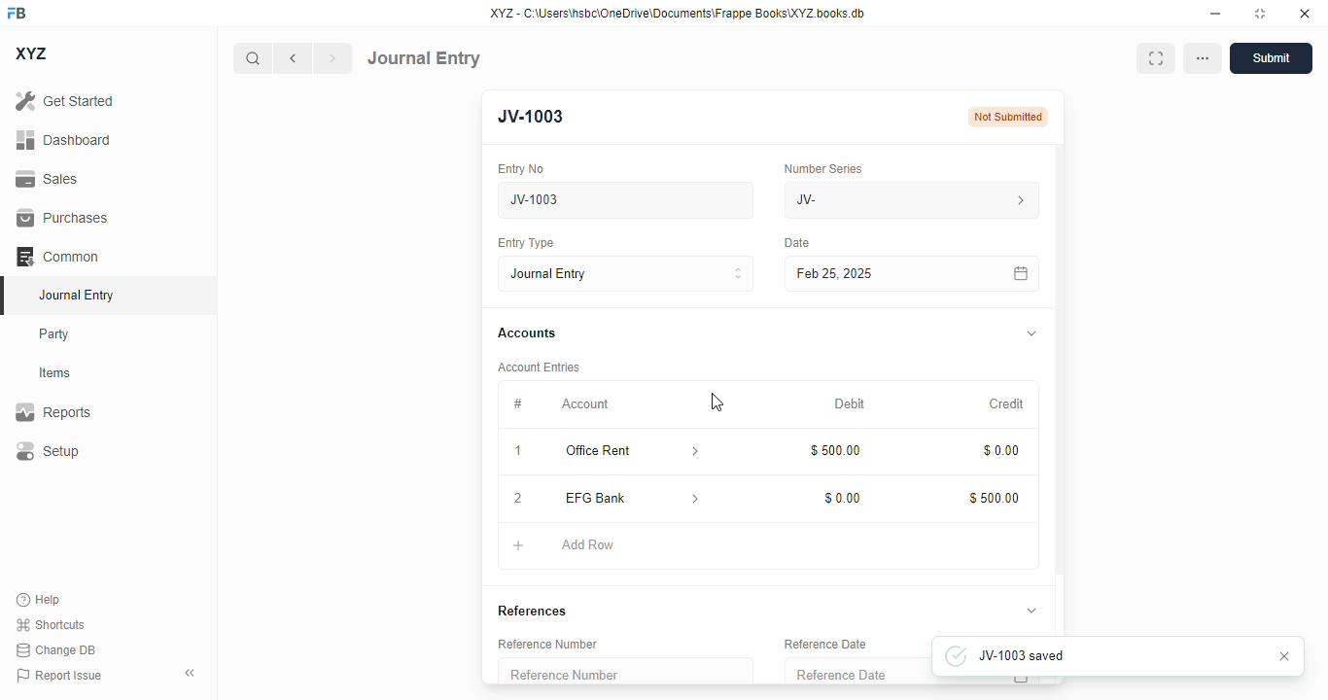 The width and height of the screenshot is (1328, 700). What do you see at coordinates (1032, 333) in the screenshot?
I see `toggle expand/collapse` at bounding box center [1032, 333].